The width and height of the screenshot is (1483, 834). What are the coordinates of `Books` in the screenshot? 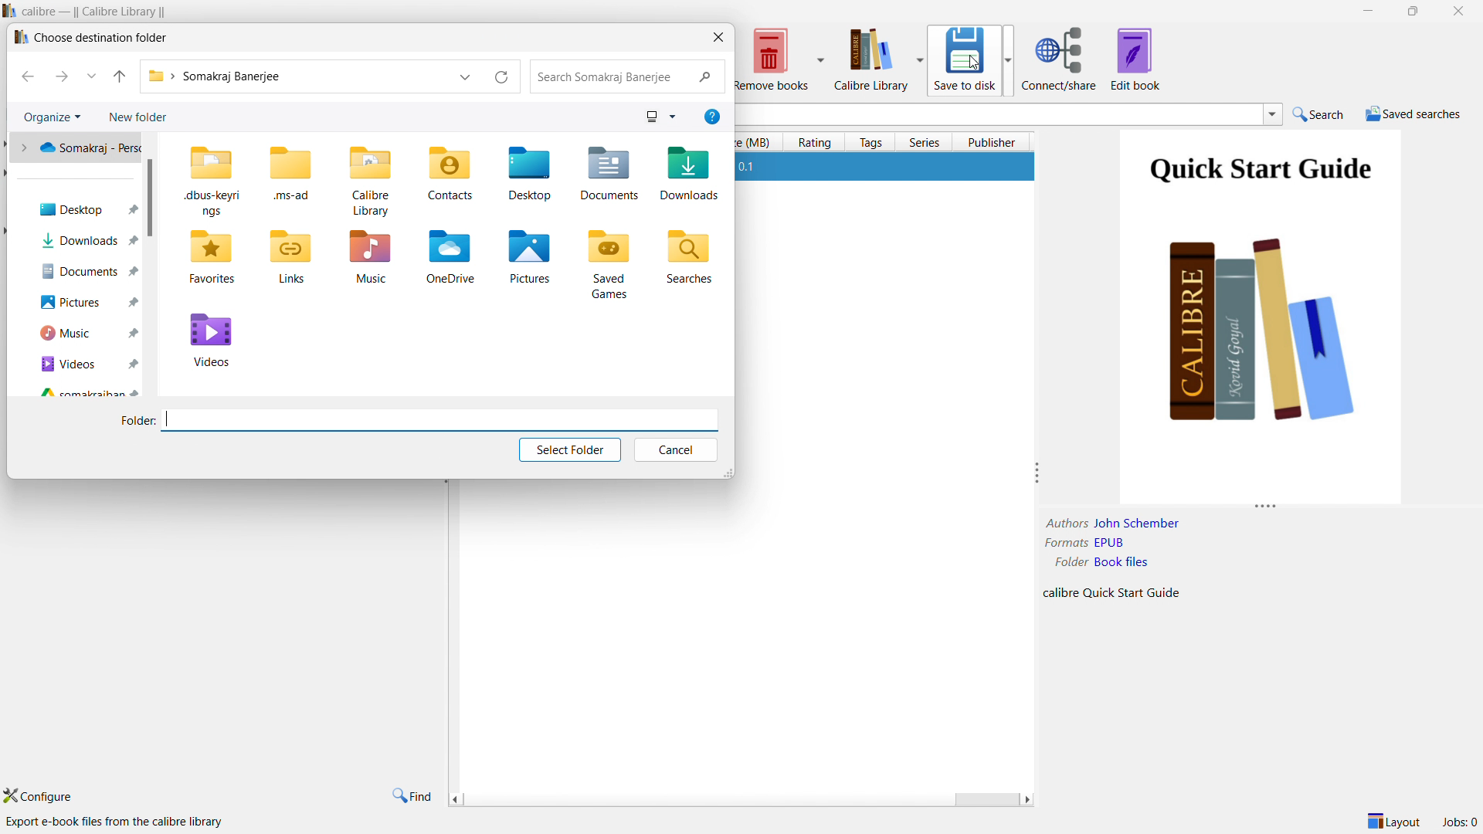 It's located at (1263, 337).